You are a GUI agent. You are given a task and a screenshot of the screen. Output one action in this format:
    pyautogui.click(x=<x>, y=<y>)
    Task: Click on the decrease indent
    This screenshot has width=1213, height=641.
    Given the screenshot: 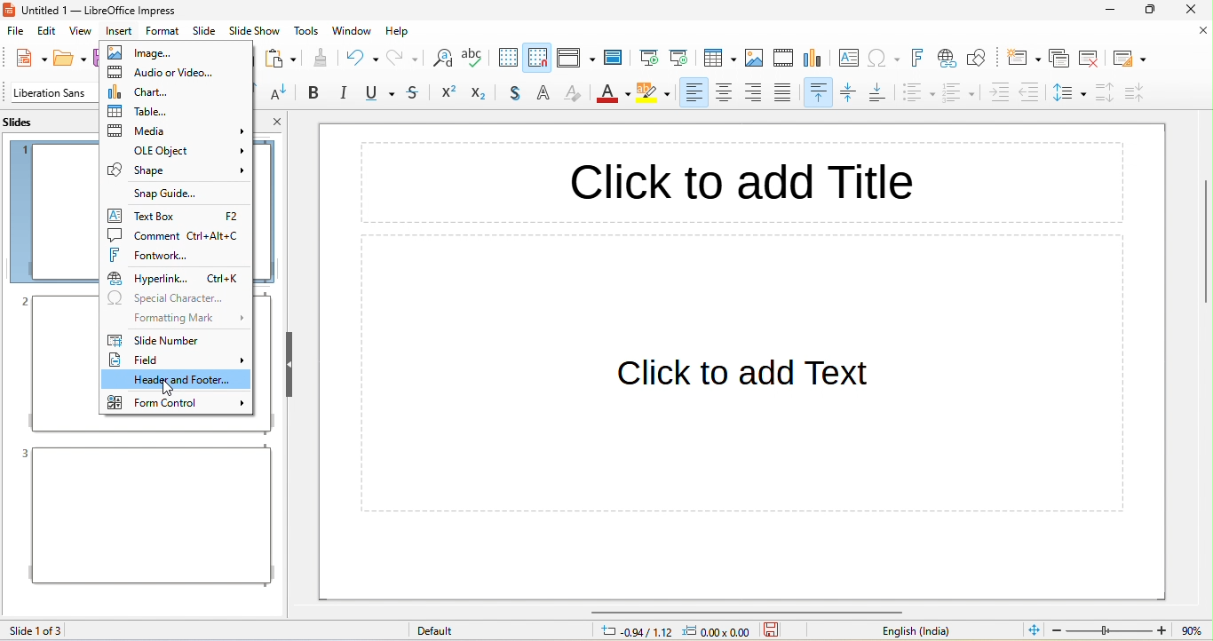 What is the action you would take?
    pyautogui.click(x=1034, y=91)
    